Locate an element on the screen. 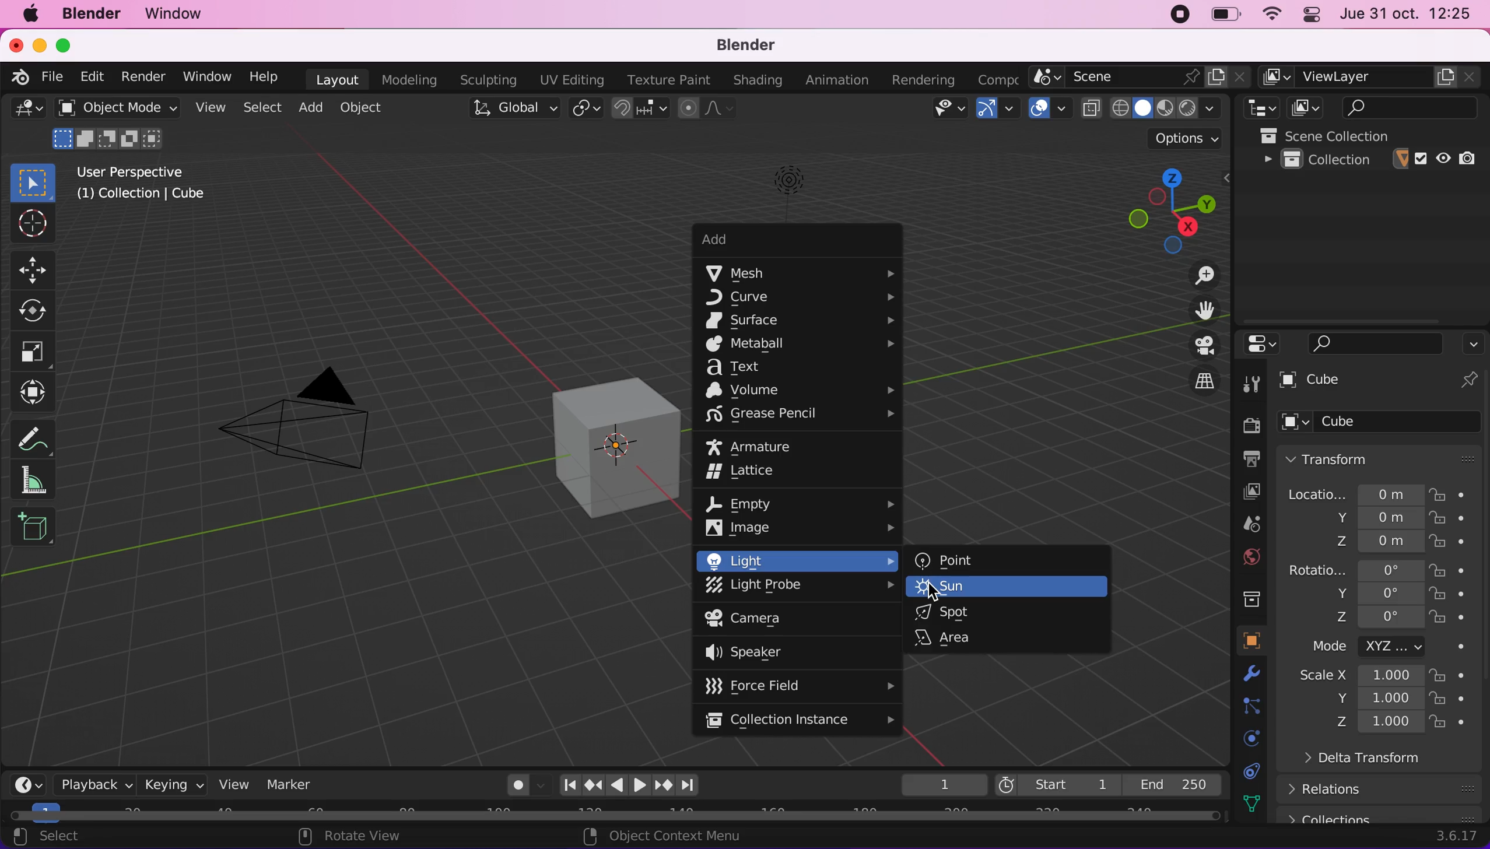 Image resolution: width=1490 pixels, height=849 pixels. annotate is located at coordinates (41, 480).